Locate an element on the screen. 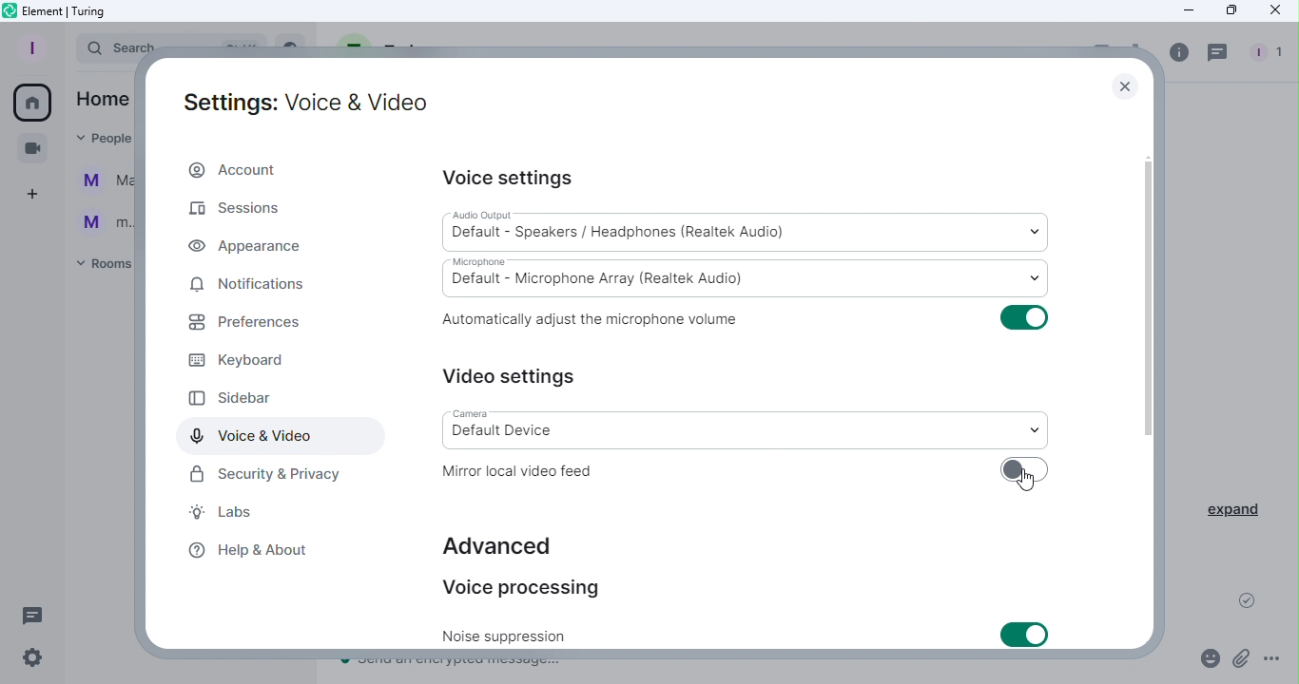  Voice and video is located at coordinates (265, 436).